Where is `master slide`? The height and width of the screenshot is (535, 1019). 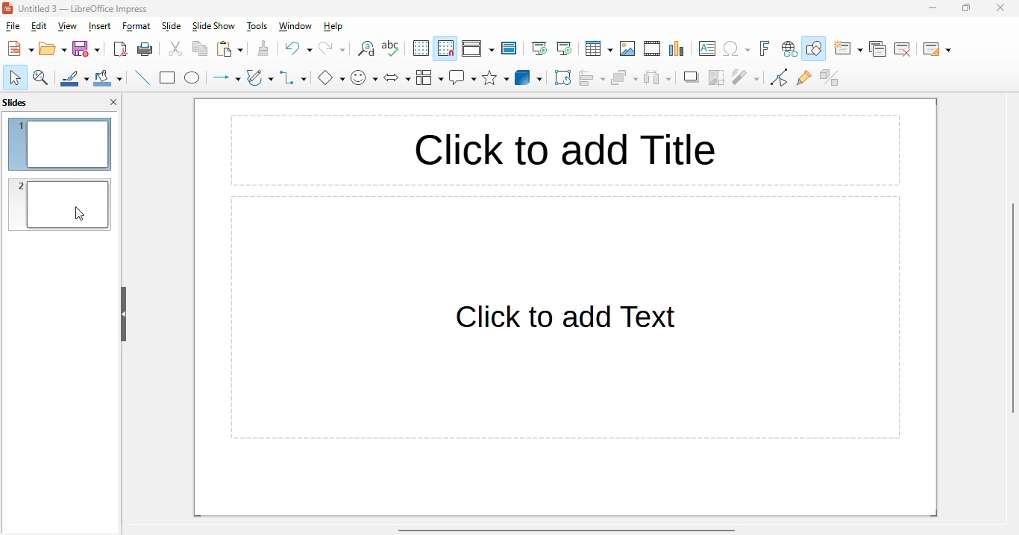 master slide is located at coordinates (509, 48).